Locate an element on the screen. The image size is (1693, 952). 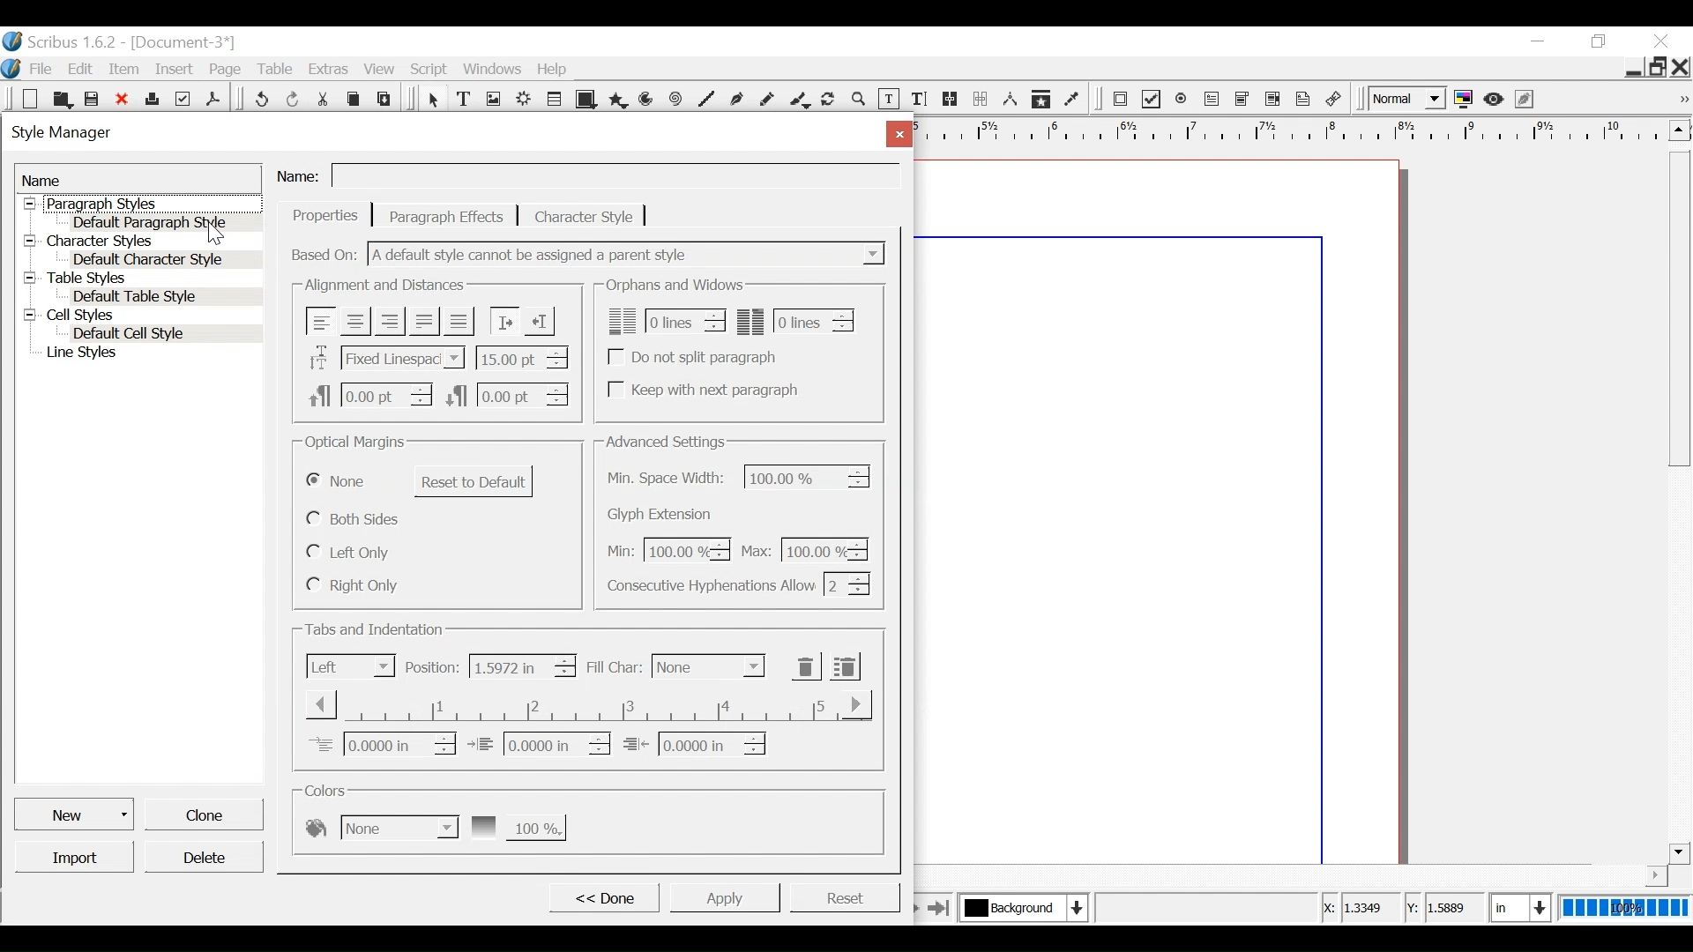
Windows is located at coordinates (494, 69).